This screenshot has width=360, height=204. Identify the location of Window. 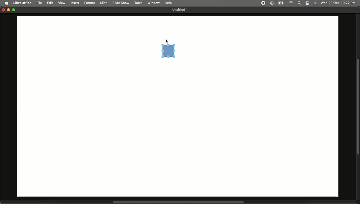
(154, 3).